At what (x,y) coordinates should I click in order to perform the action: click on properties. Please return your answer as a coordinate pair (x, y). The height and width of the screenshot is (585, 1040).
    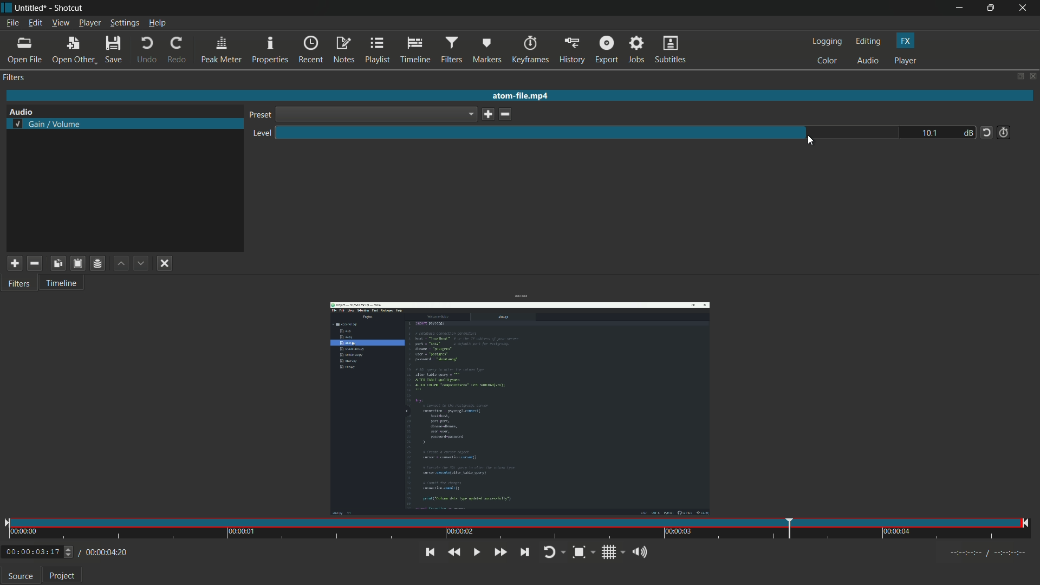
    Looking at the image, I should click on (270, 50).